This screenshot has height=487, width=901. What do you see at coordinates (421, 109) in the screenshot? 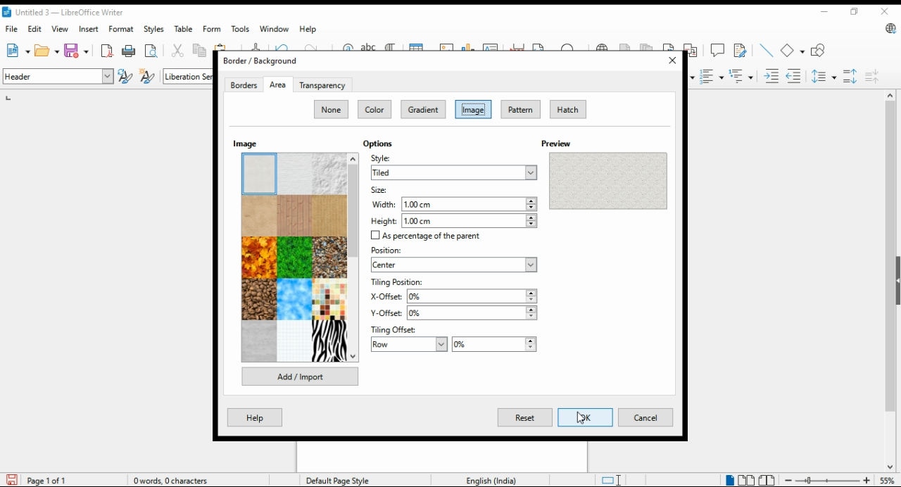
I see `gradient` at bounding box center [421, 109].